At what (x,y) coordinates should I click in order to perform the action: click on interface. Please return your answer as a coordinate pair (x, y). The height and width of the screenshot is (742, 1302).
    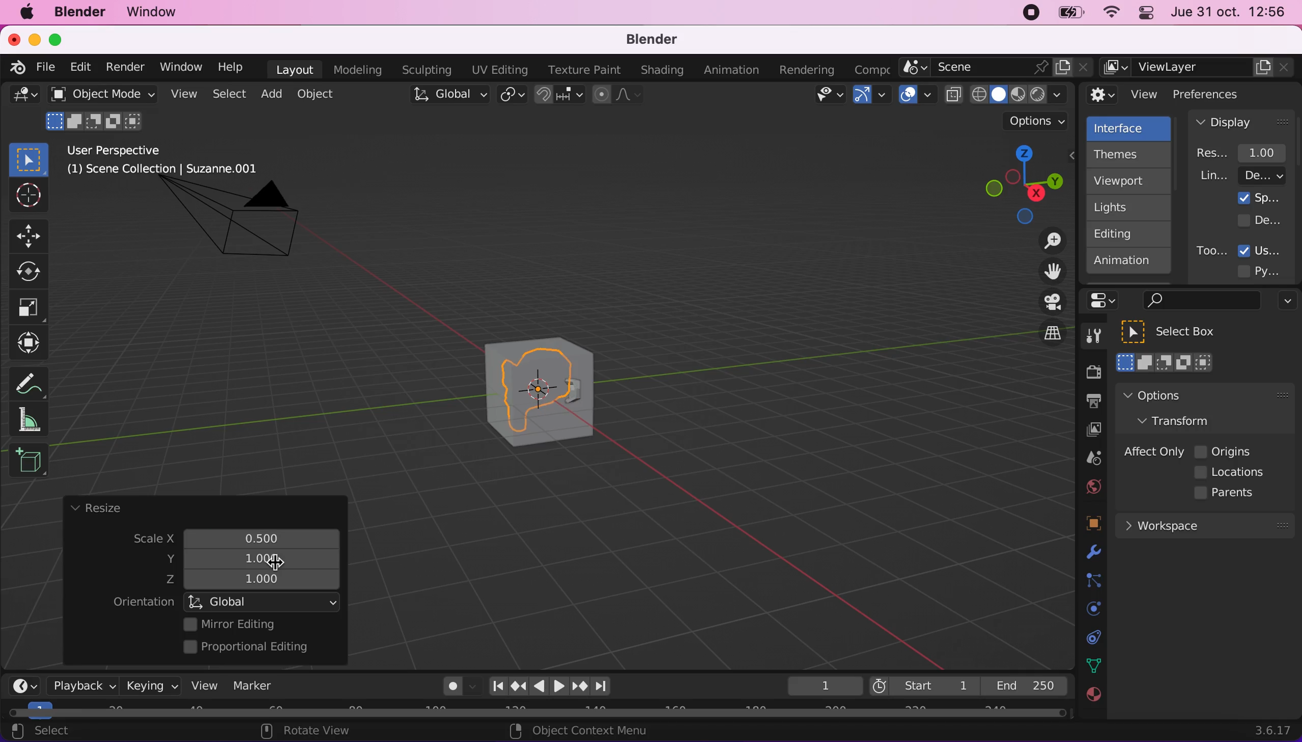
    Looking at the image, I should click on (1130, 127).